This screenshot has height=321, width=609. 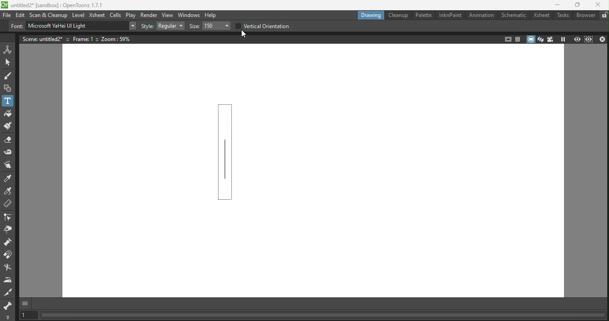 What do you see at coordinates (324, 314) in the screenshot?
I see `Status bar` at bounding box center [324, 314].